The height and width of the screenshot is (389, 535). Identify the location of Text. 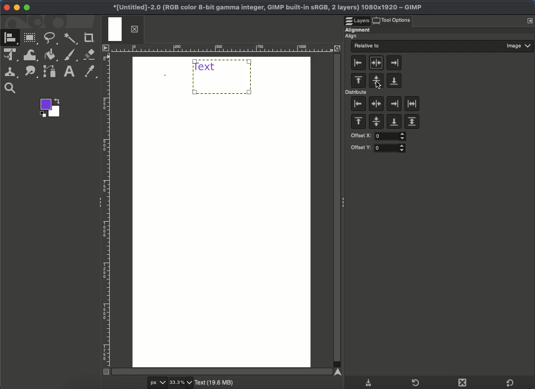
(69, 72).